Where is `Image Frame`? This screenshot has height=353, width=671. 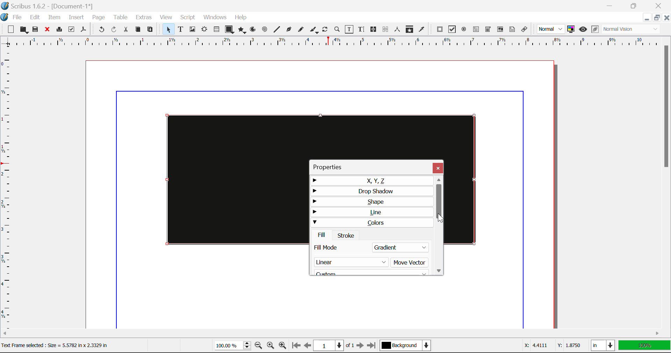
Image Frame is located at coordinates (192, 30).